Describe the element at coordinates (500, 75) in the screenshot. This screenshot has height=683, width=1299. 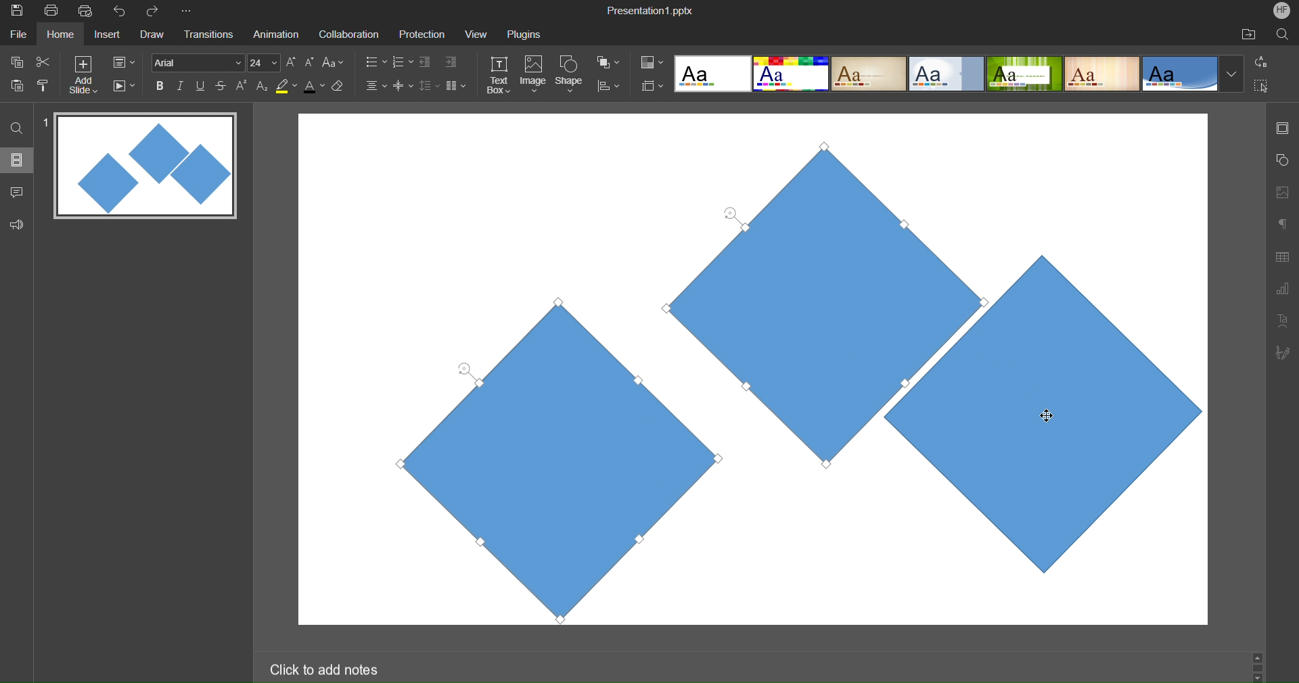
I see `Text Box` at that location.